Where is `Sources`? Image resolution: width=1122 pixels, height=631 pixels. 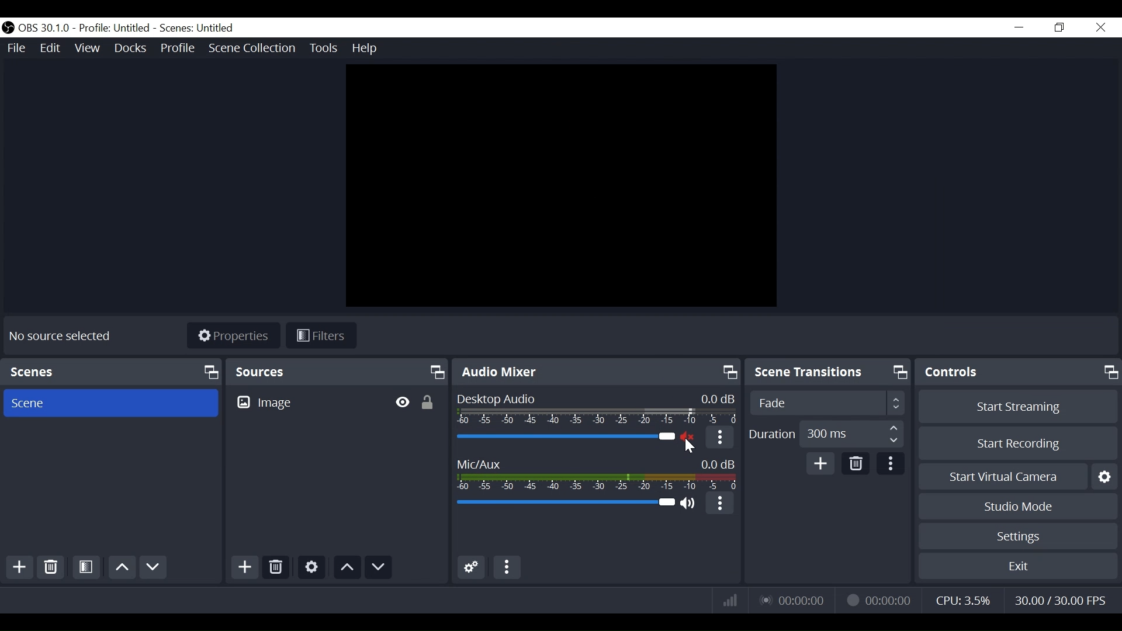
Sources is located at coordinates (339, 372).